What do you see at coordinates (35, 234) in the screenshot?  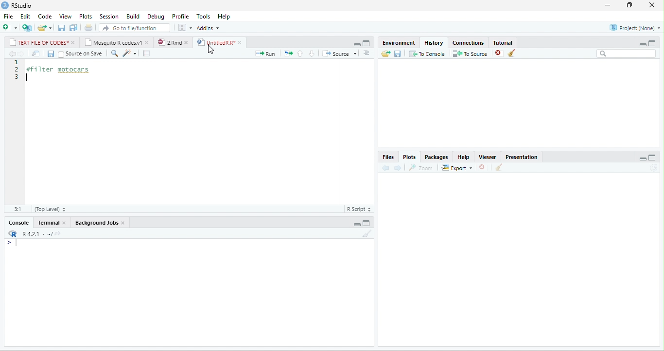 I see `R 4.2.1 ~/` at bounding box center [35, 234].